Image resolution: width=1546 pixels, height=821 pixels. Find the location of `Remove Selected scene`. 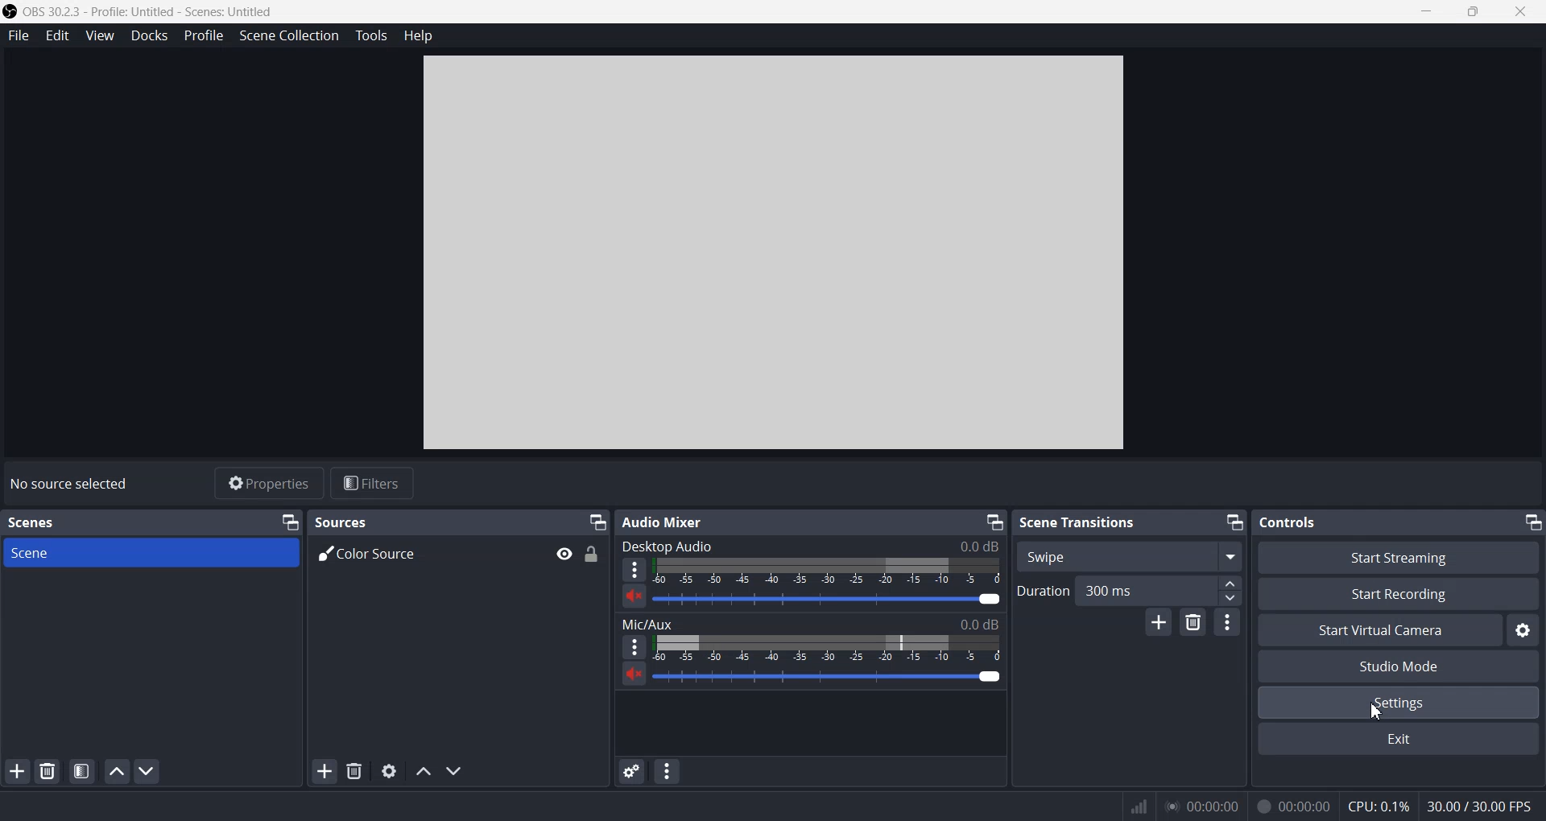

Remove Selected scene is located at coordinates (354, 771).